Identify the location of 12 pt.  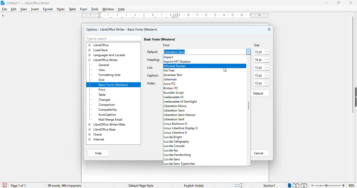
(262, 83).